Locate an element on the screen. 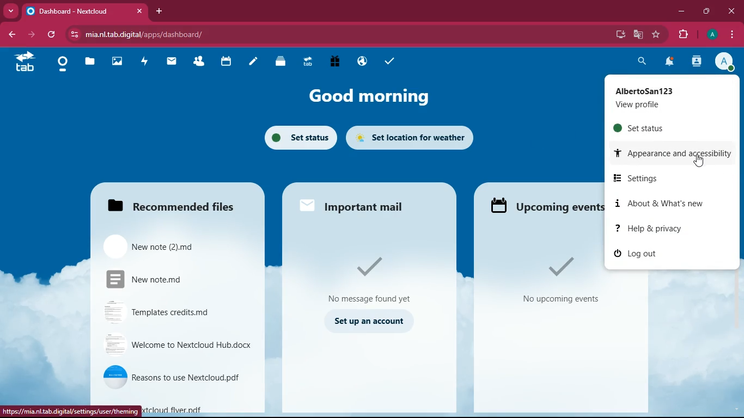  google translate is located at coordinates (638, 33).